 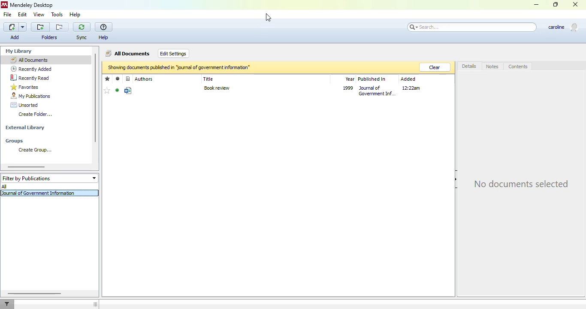 What do you see at coordinates (492, 67) in the screenshot?
I see `notes` at bounding box center [492, 67].